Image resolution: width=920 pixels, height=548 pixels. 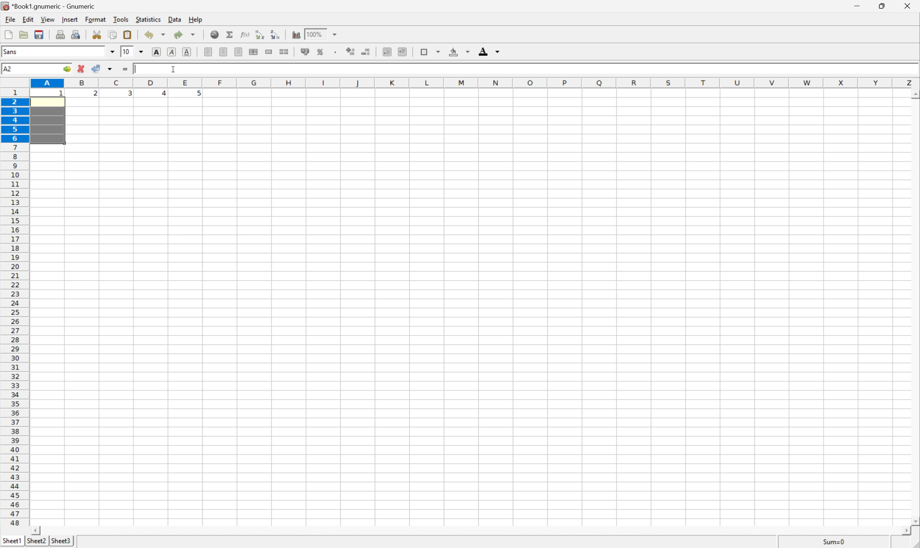 What do you see at coordinates (884, 6) in the screenshot?
I see `restore down` at bounding box center [884, 6].